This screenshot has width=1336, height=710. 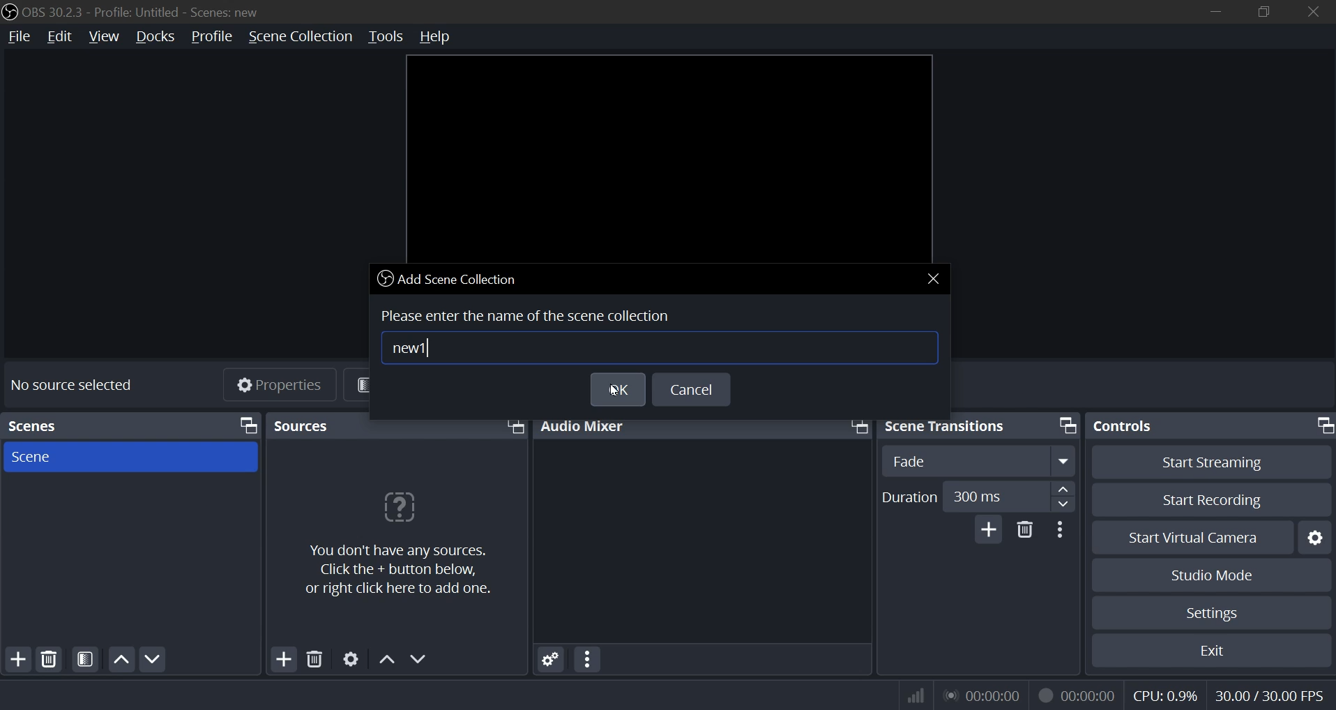 I want to click on bring front, so click(x=1065, y=425).